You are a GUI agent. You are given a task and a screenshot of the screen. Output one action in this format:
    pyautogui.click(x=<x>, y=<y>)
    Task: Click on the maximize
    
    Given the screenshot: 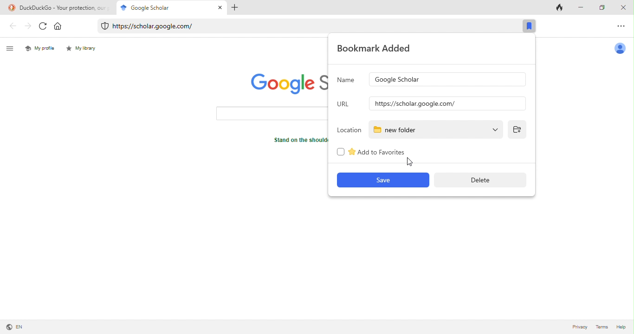 What is the action you would take?
    pyautogui.click(x=604, y=7)
    